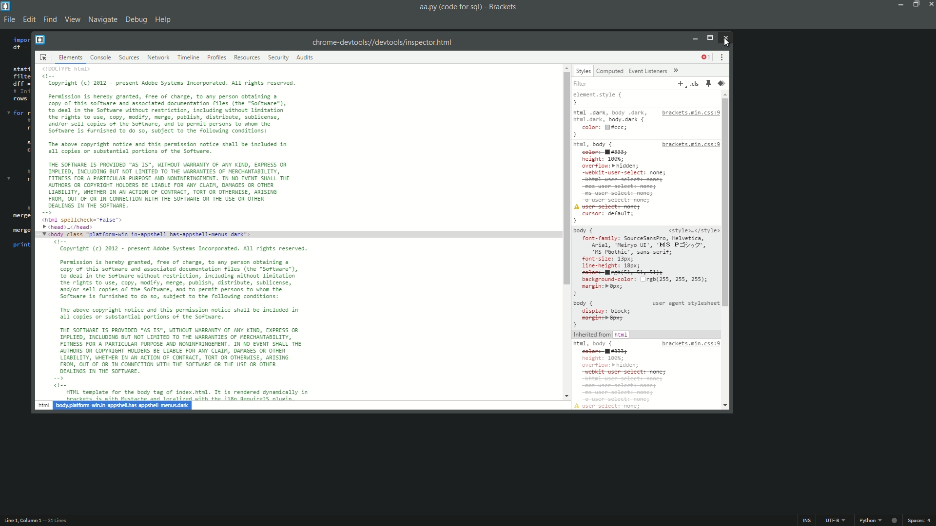 Image resolution: width=936 pixels, height=526 pixels. Describe the element at coordinates (610, 72) in the screenshot. I see `computed` at that location.